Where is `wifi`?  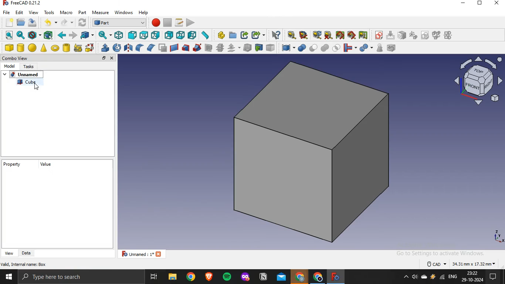
wifi is located at coordinates (442, 278).